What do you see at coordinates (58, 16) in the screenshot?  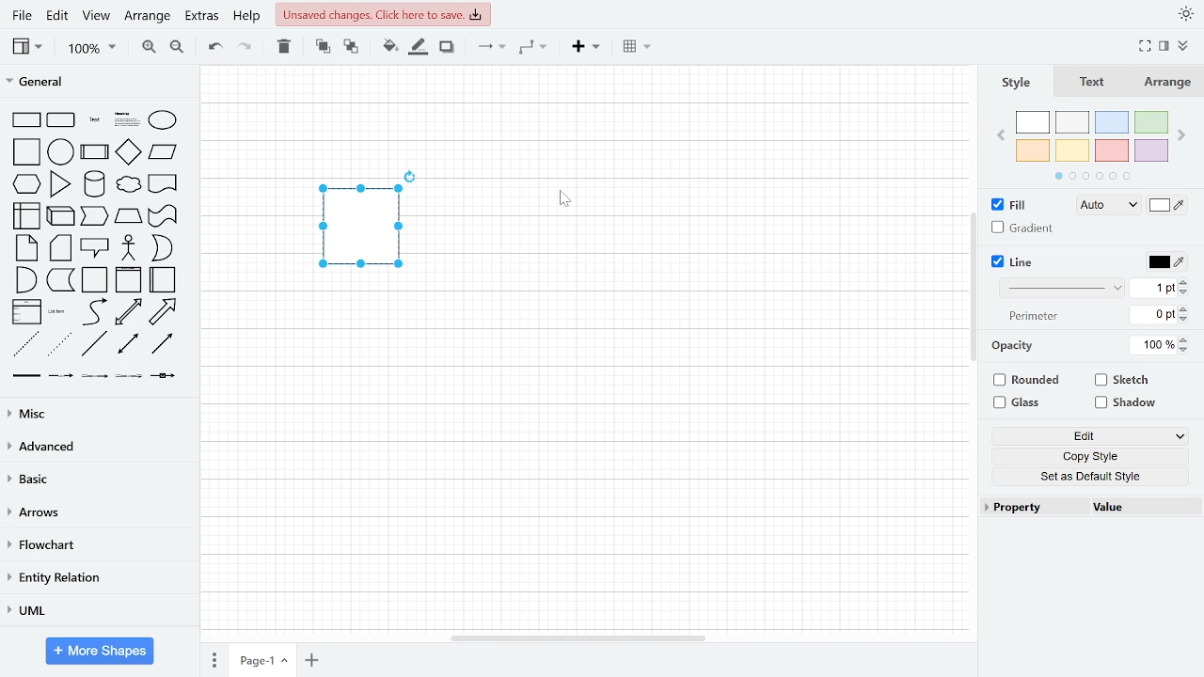 I see `edit` at bounding box center [58, 16].